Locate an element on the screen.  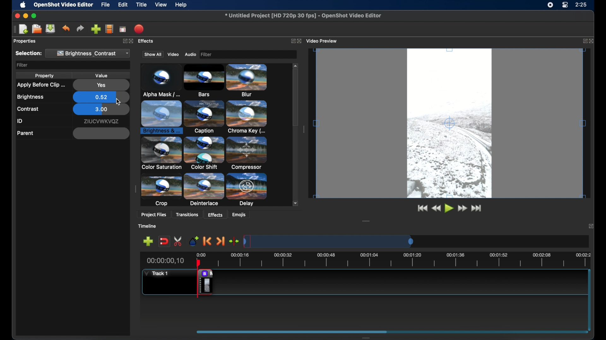
emojis is located at coordinates (242, 215).